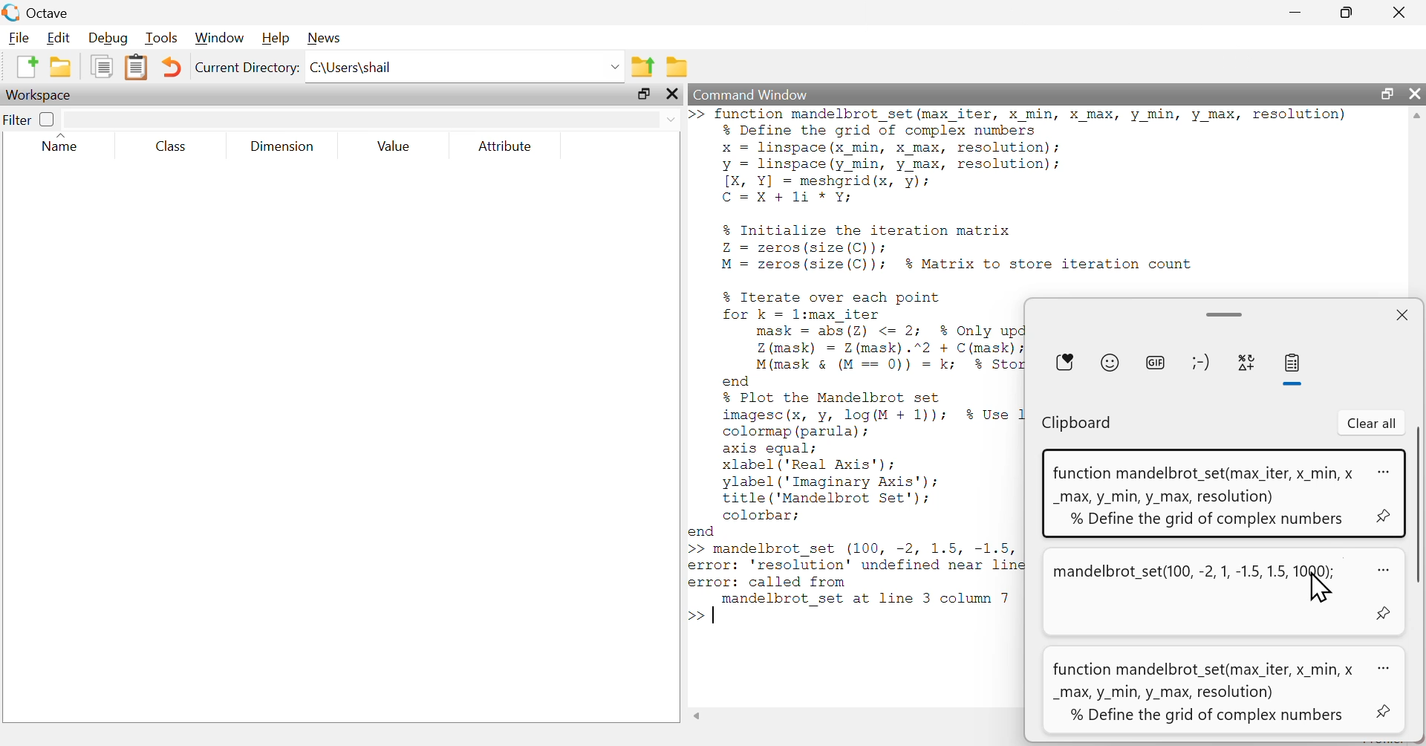 The image size is (1426, 746). What do you see at coordinates (1207, 693) in the screenshot?
I see `function mandelbrot_set(max_iter, x_min, x
_max, y_min, y_max, resolution)
% Define the grid of complex numbers` at bounding box center [1207, 693].